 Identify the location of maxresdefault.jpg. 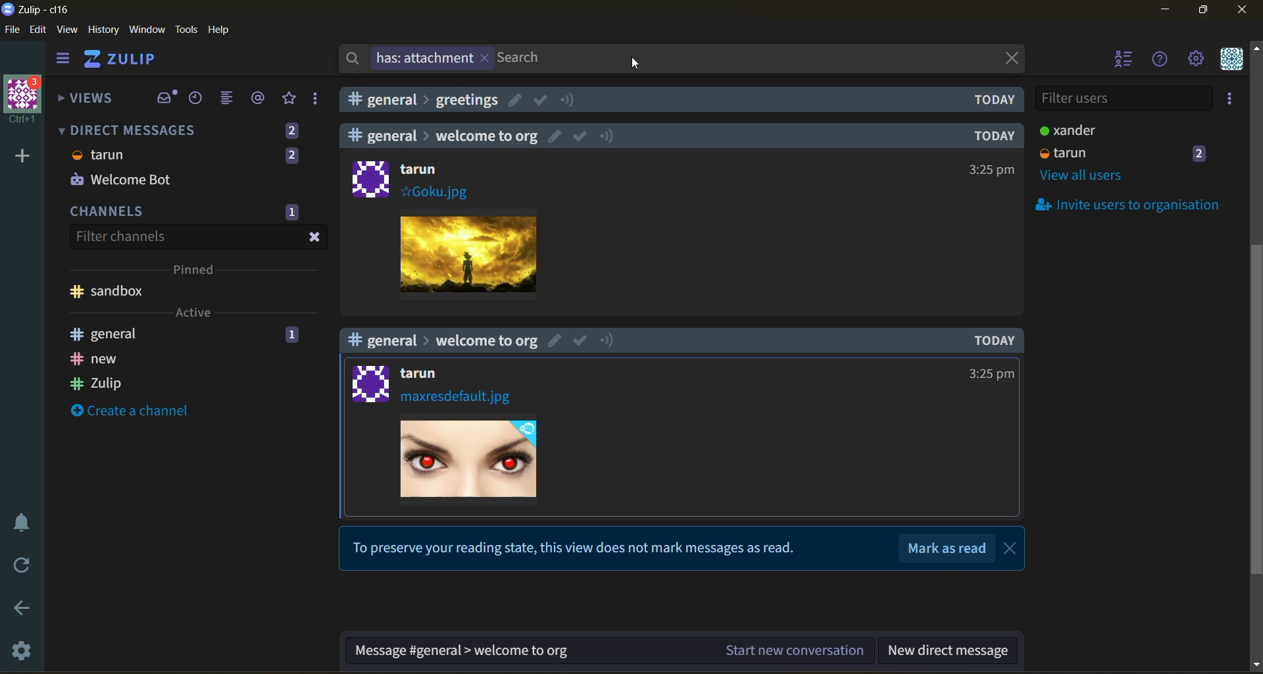
(457, 398).